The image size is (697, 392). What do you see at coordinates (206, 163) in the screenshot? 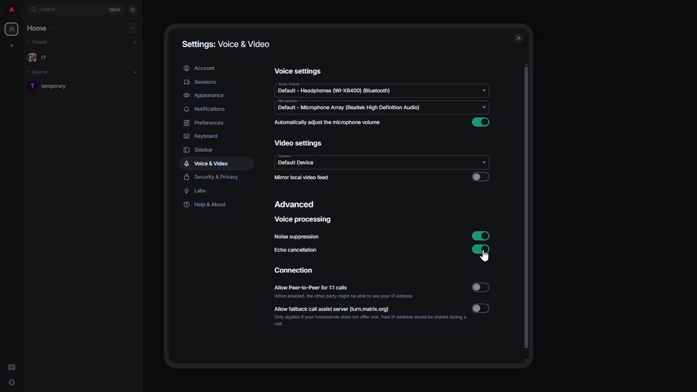
I see `voice & video` at bounding box center [206, 163].